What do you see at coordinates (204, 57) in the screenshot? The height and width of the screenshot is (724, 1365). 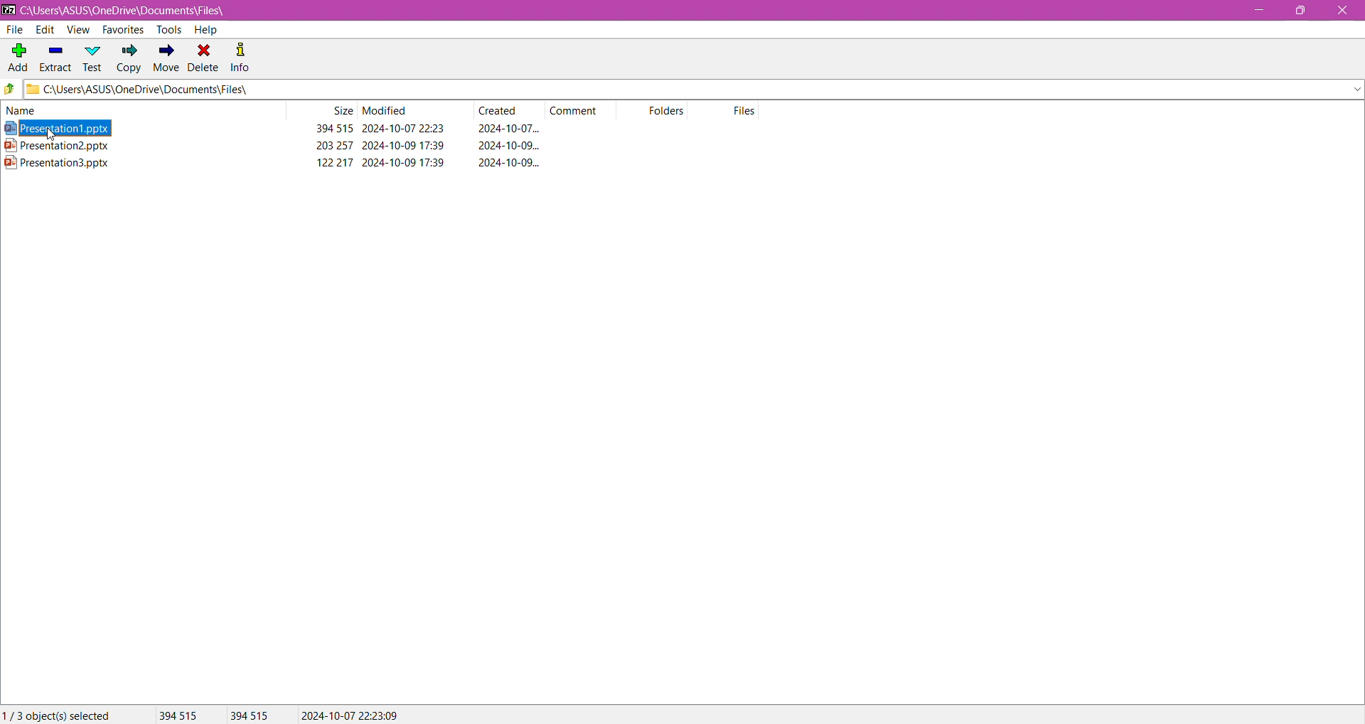 I see `Delete` at bounding box center [204, 57].